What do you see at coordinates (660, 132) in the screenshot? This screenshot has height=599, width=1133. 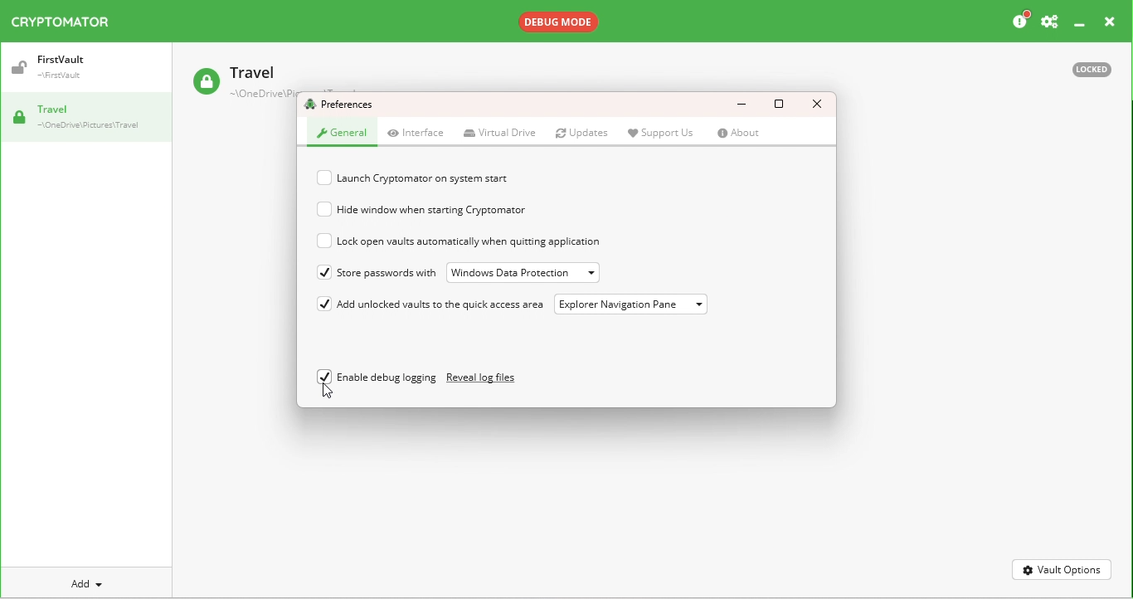 I see `Support us` at bounding box center [660, 132].